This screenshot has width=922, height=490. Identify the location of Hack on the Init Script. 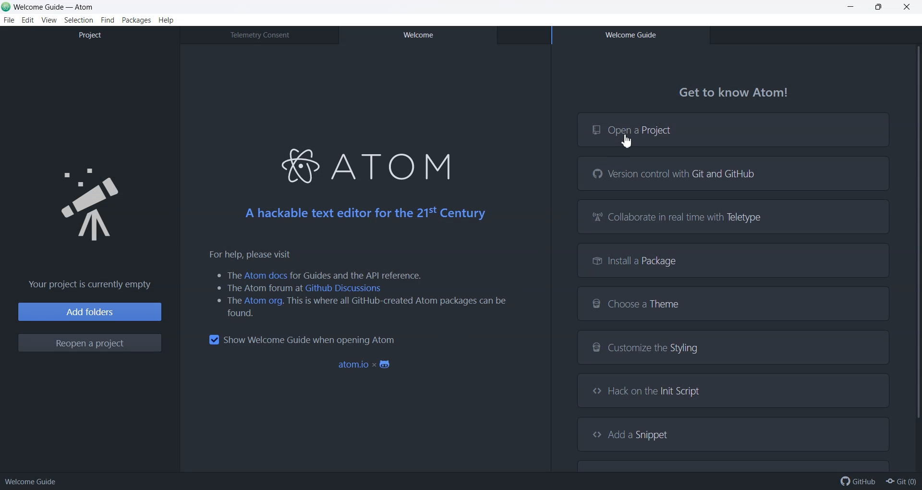
(733, 390).